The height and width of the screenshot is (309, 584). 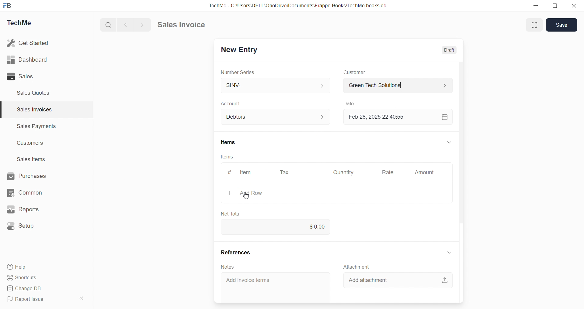 What do you see at coordinates (574, 5) in the screenshot?
I see `close` at bounding box center [574, 5].